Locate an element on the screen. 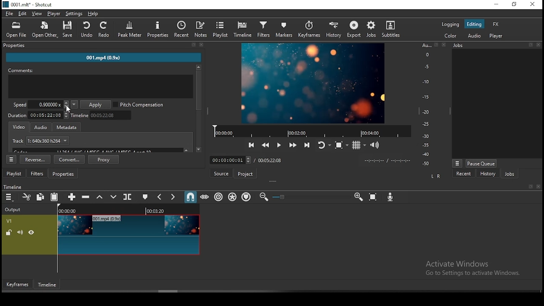 Image resolution: width=544 pixels, height=306 pixels. audio is located at coordinates (40, 127).